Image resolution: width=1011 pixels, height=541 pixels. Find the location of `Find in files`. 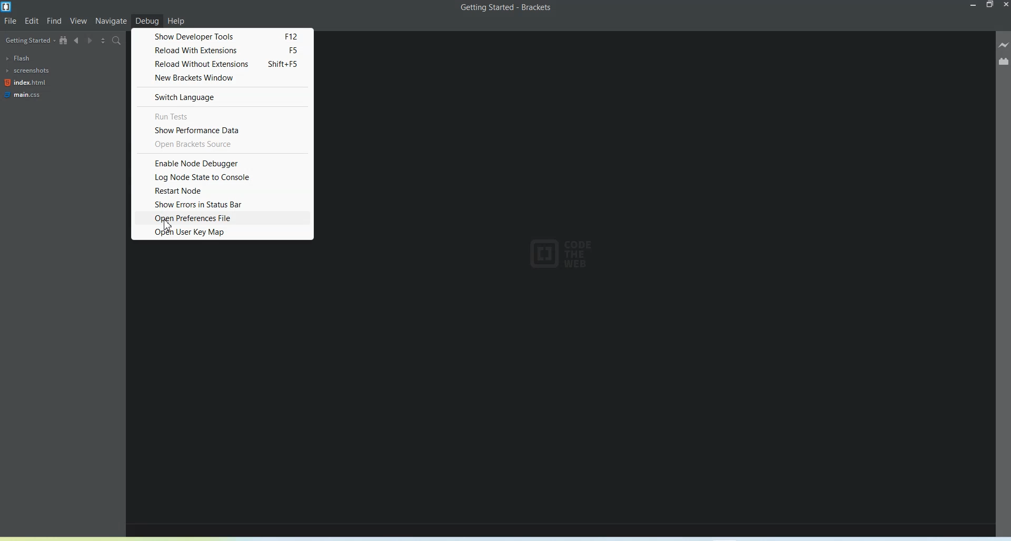

Find in files is located at coordinates (116, 41).